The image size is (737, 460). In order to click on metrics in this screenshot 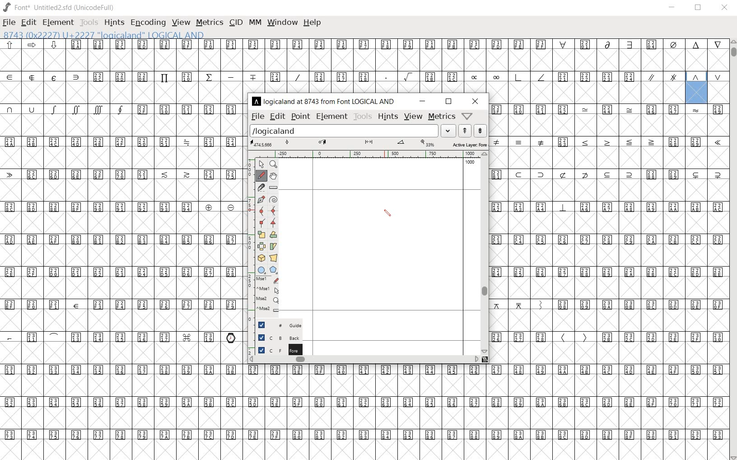, I will do `click(210, 22)`.